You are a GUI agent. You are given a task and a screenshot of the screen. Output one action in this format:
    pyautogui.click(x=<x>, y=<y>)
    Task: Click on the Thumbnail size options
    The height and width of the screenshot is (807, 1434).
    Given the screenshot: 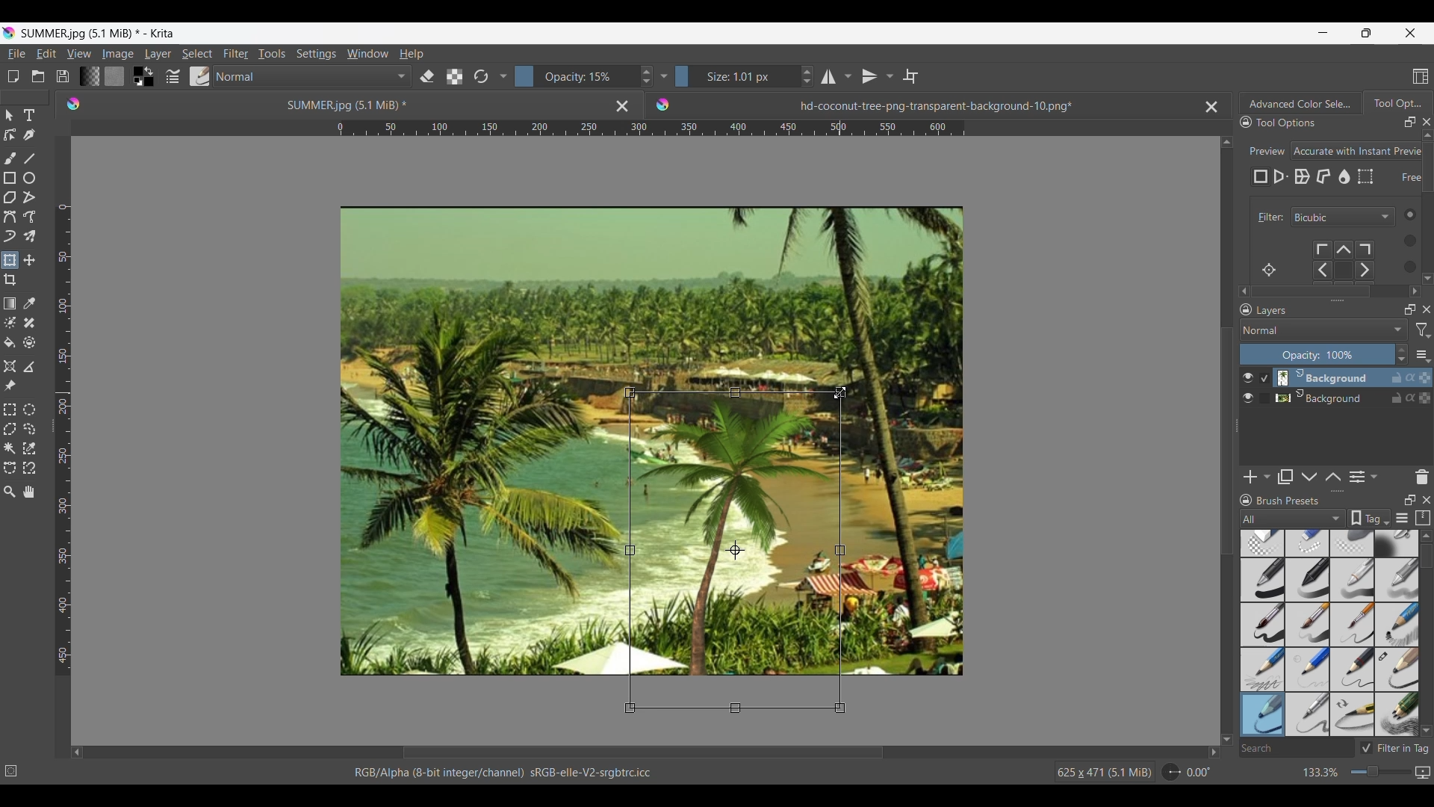 What is the action you would take?
    pyautogui.click(x=1423, y=354)
    